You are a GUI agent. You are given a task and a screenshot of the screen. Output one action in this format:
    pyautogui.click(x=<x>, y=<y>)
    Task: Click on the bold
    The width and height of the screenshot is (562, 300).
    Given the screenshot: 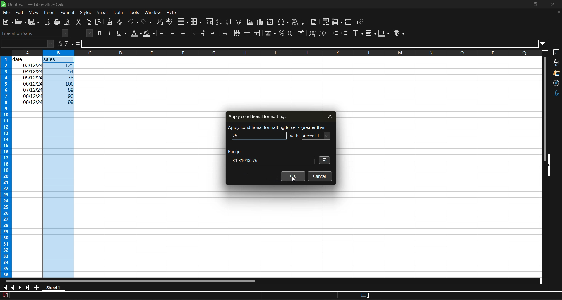 What is the action you would take?
    pyautogui.click(x=101, y=33)
    